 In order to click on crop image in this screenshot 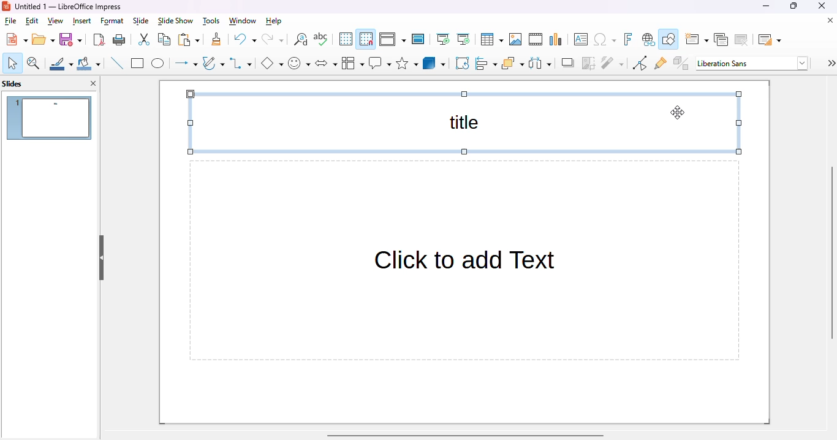, I will do `click(588, 64)`.